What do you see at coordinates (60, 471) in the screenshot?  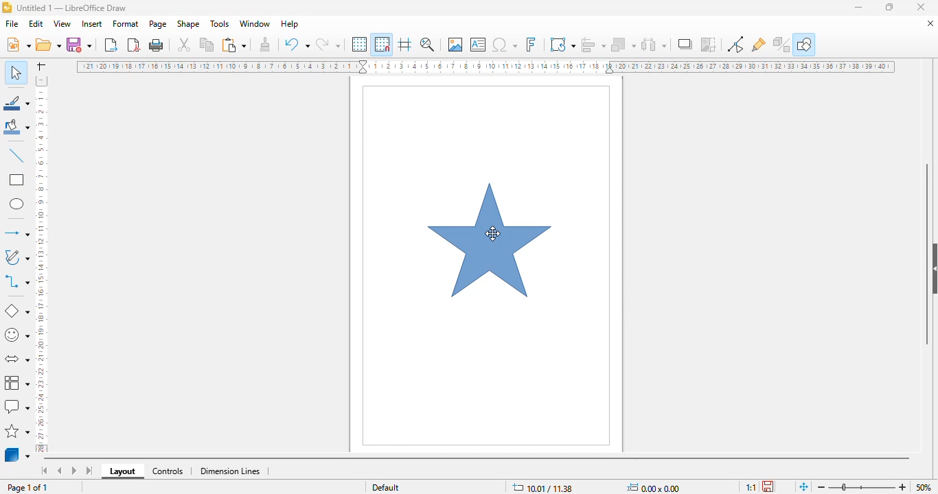 I see `scroll to previous sheet` at bounding box center [60, 471].